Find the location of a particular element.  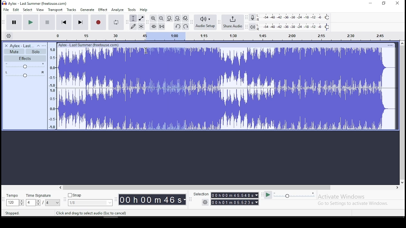

timeline is located at coordinates (221, 36).